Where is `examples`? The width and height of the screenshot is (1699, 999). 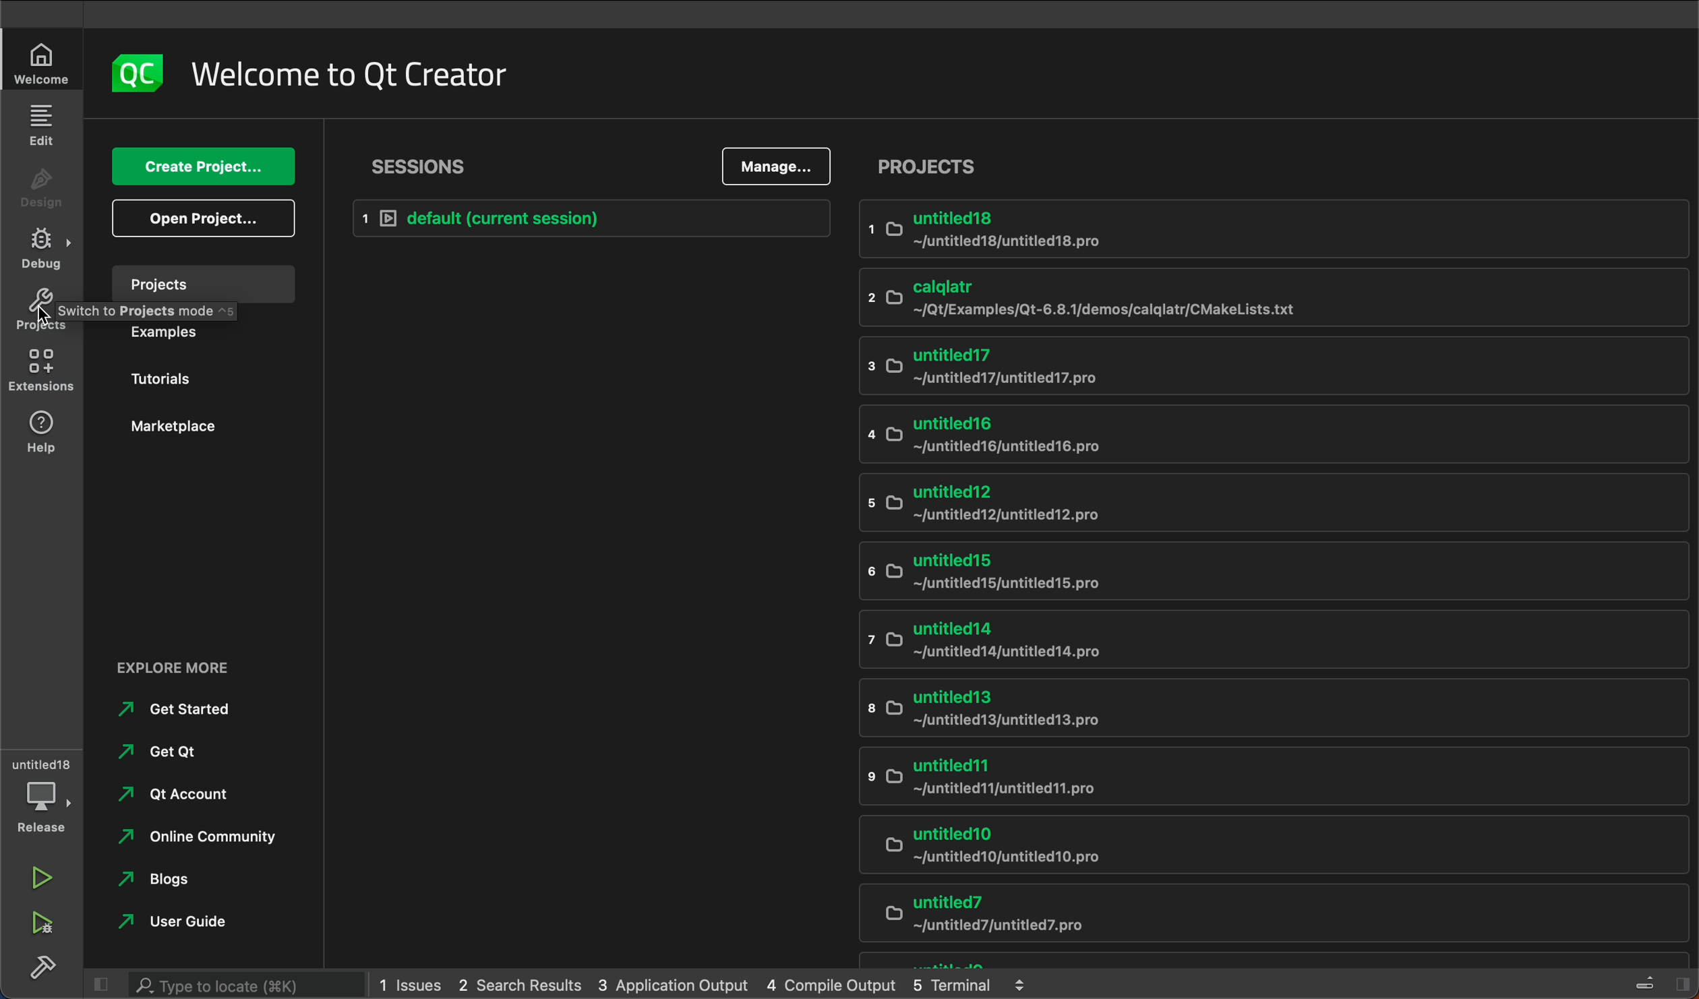
examples is located at coordinates (208, 339).